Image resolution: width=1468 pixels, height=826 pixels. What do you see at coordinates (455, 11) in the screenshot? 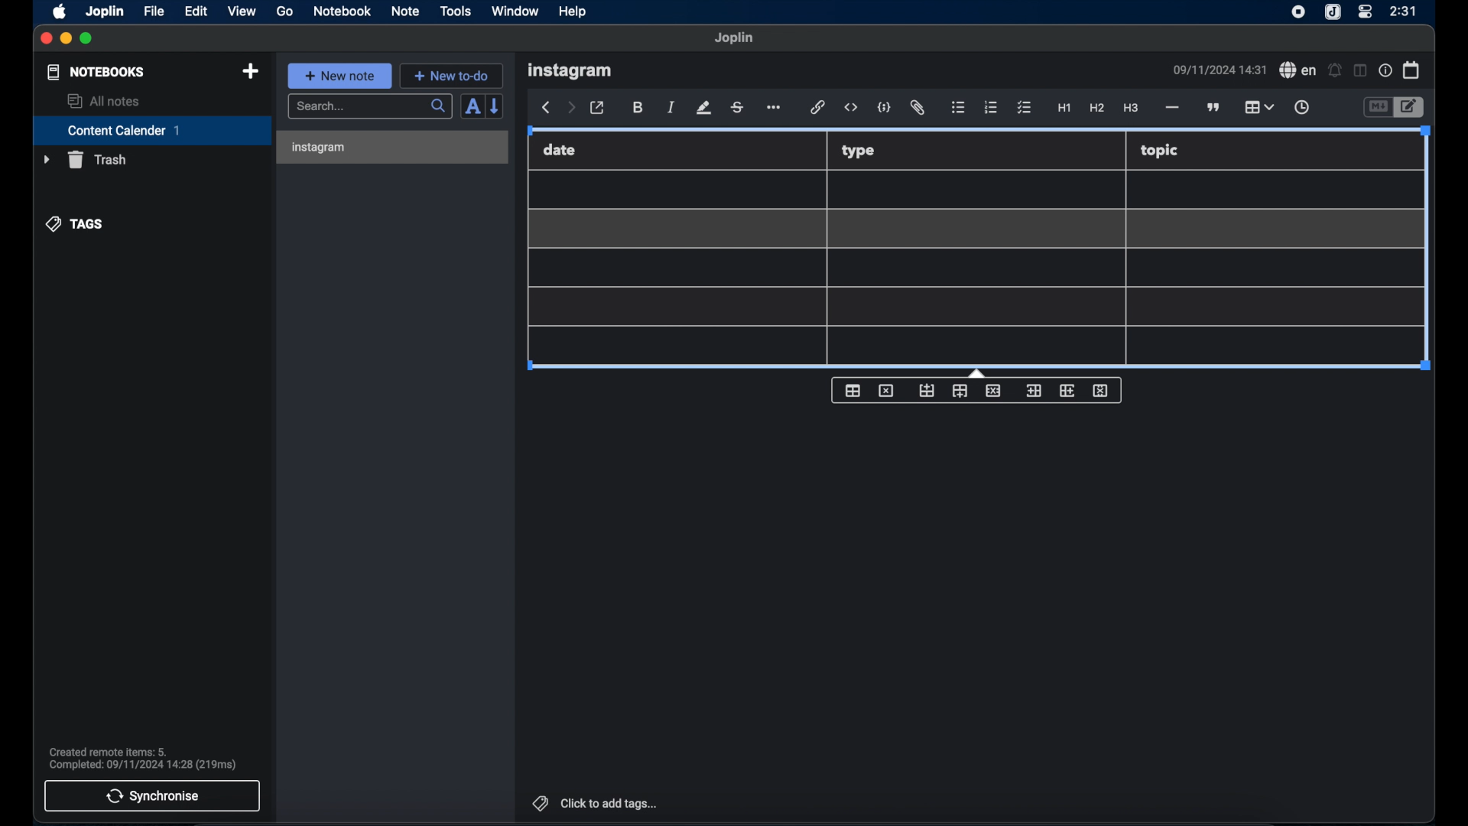
I see `tools` at bounding box center [455, 11].